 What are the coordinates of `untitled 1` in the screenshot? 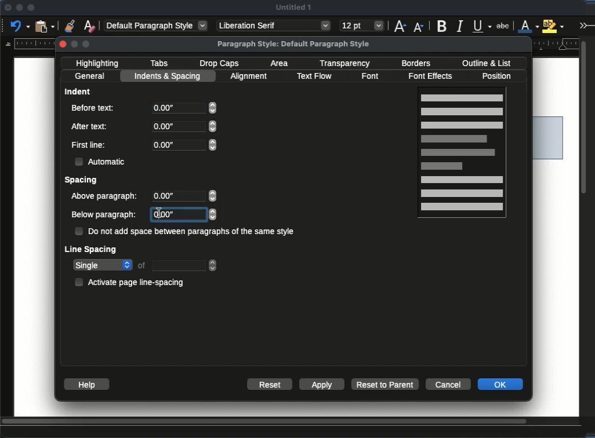 It's located at (293, 7).